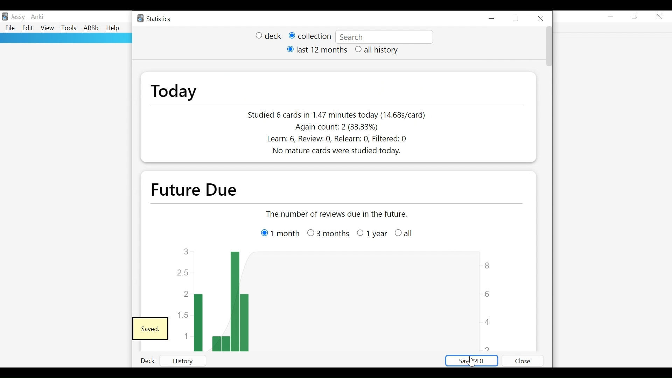 This screenshot has width=672, height=378. What do you see at coordinates (9, 28) in the screenshot?
I see `File` at bounding box center [9, 28].